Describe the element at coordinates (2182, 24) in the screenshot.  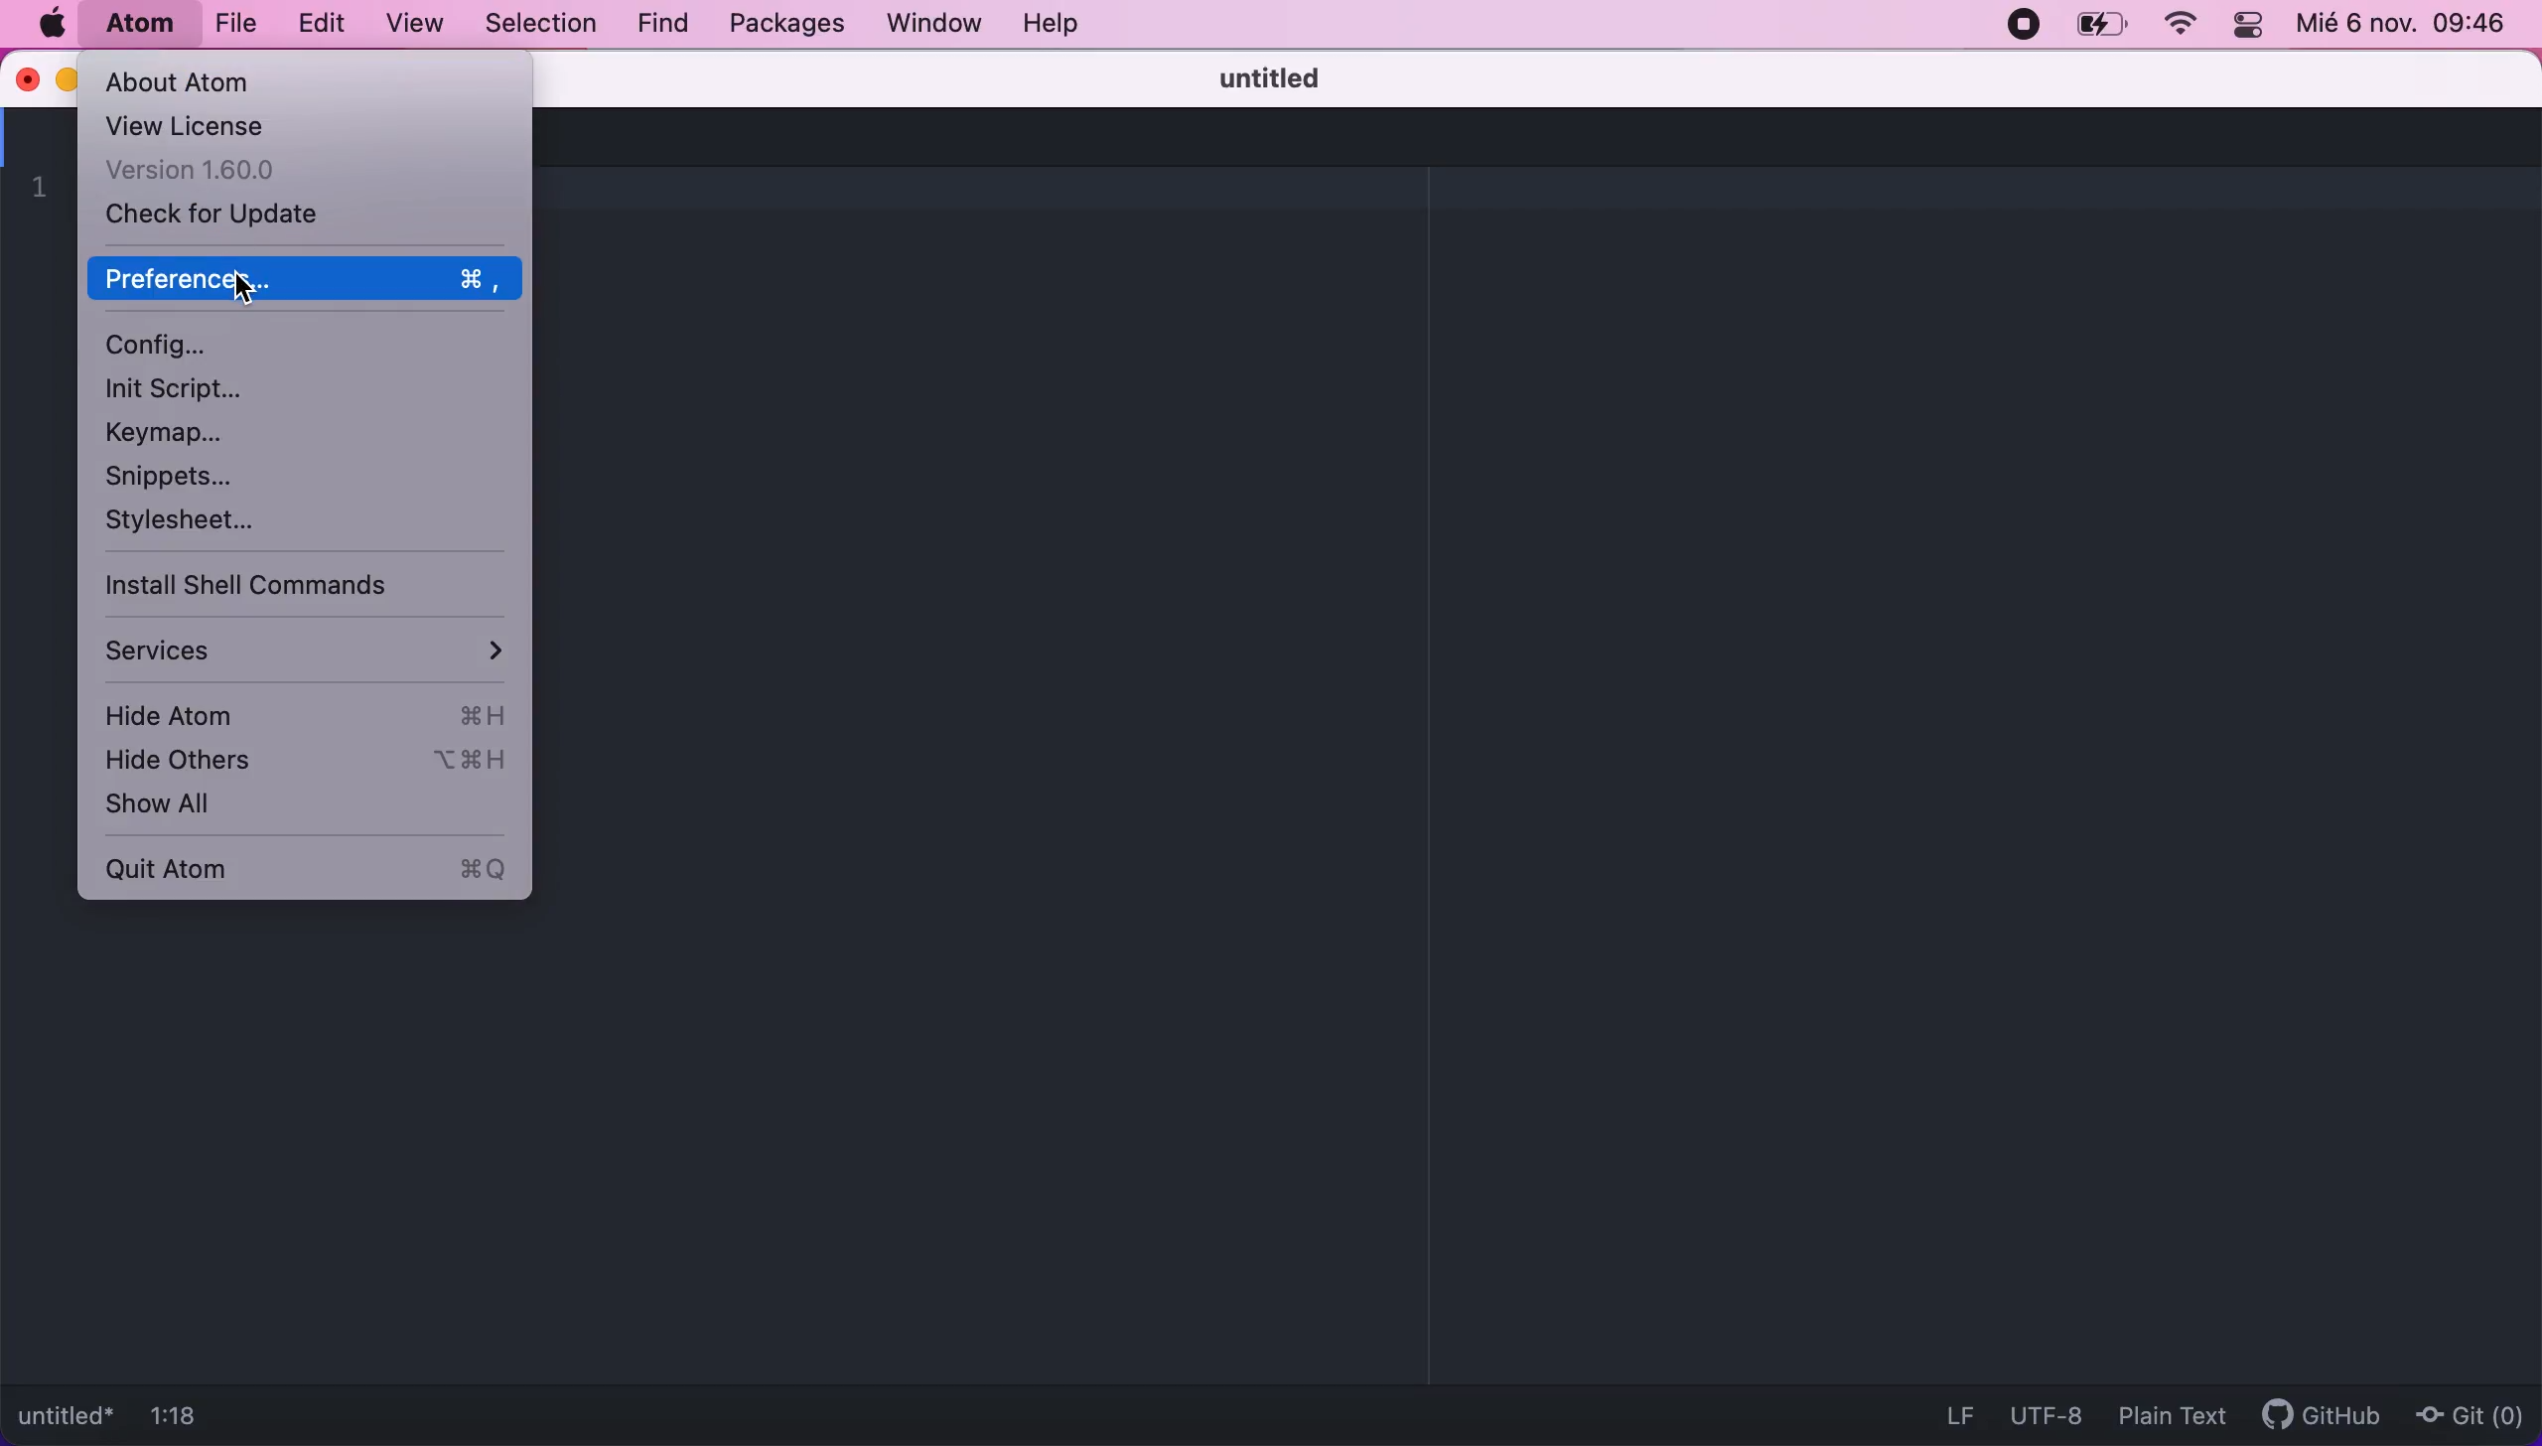
I see `wifi` at that location.